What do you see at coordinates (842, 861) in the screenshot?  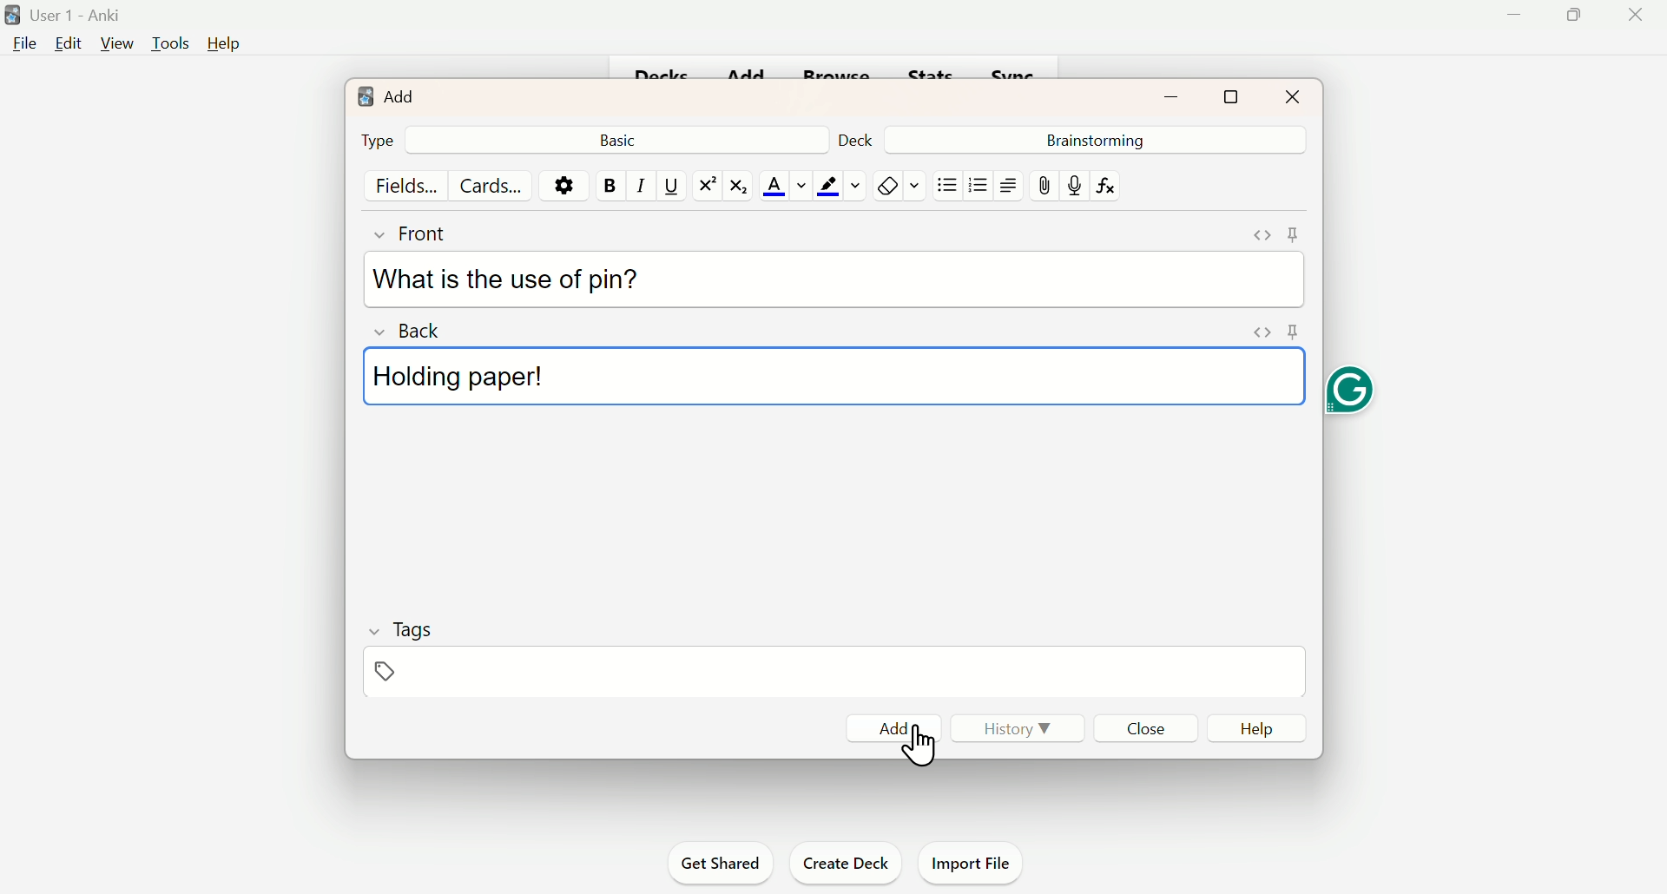 I see `Create Deck` at bounding box center [842, 861].